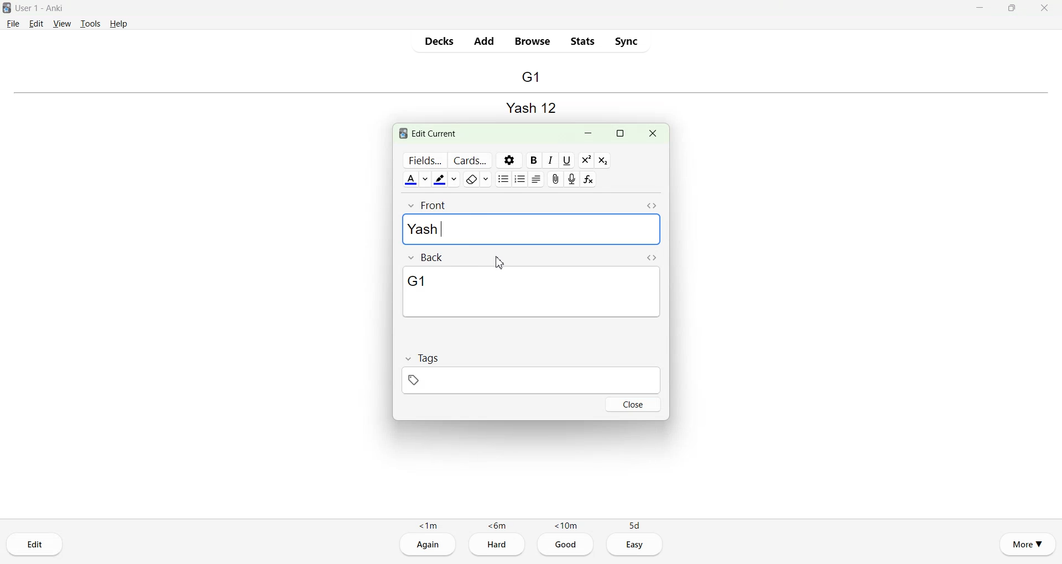  I want to click on Customization Cards, so click(469, 160).